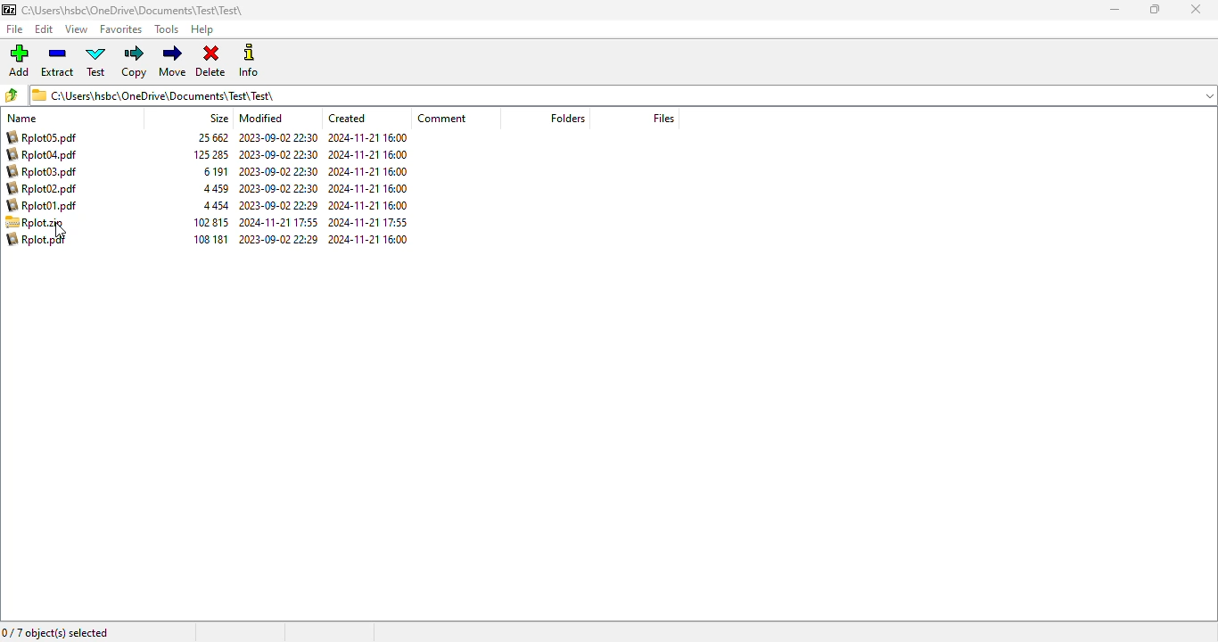 The image size is (1218, 642). Describe the element at coordinates (347, 118) in the screenshot. I see `created` at that location.